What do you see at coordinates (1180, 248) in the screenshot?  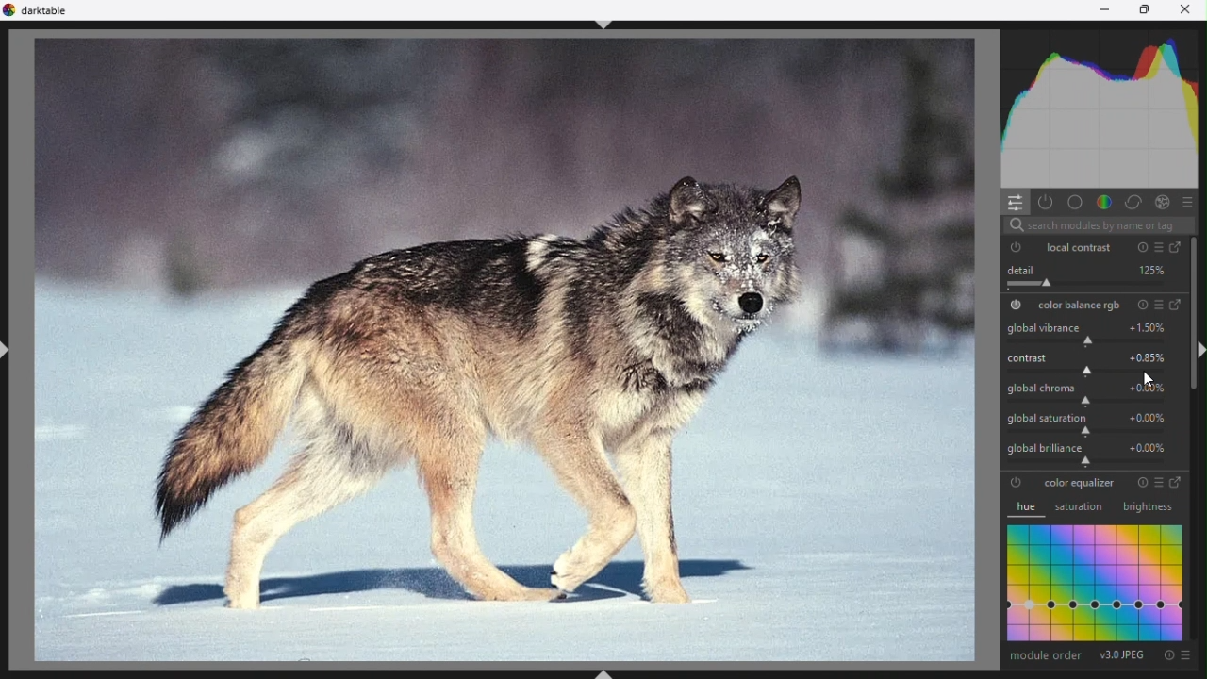 I see `go to full version of local contrasst` at bounding box center [1180, 248].